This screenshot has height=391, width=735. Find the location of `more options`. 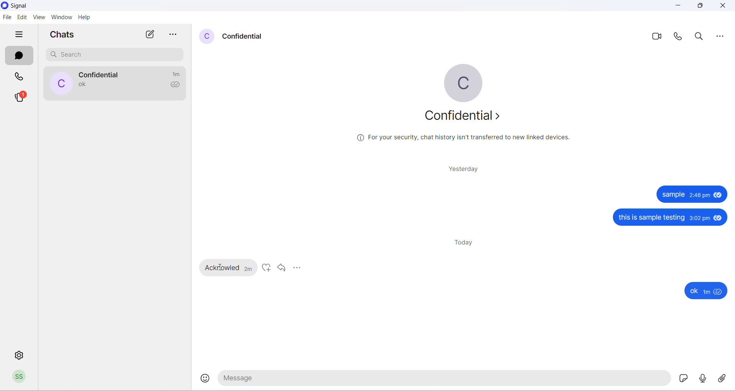

more options is located at coordinates (300, 269).